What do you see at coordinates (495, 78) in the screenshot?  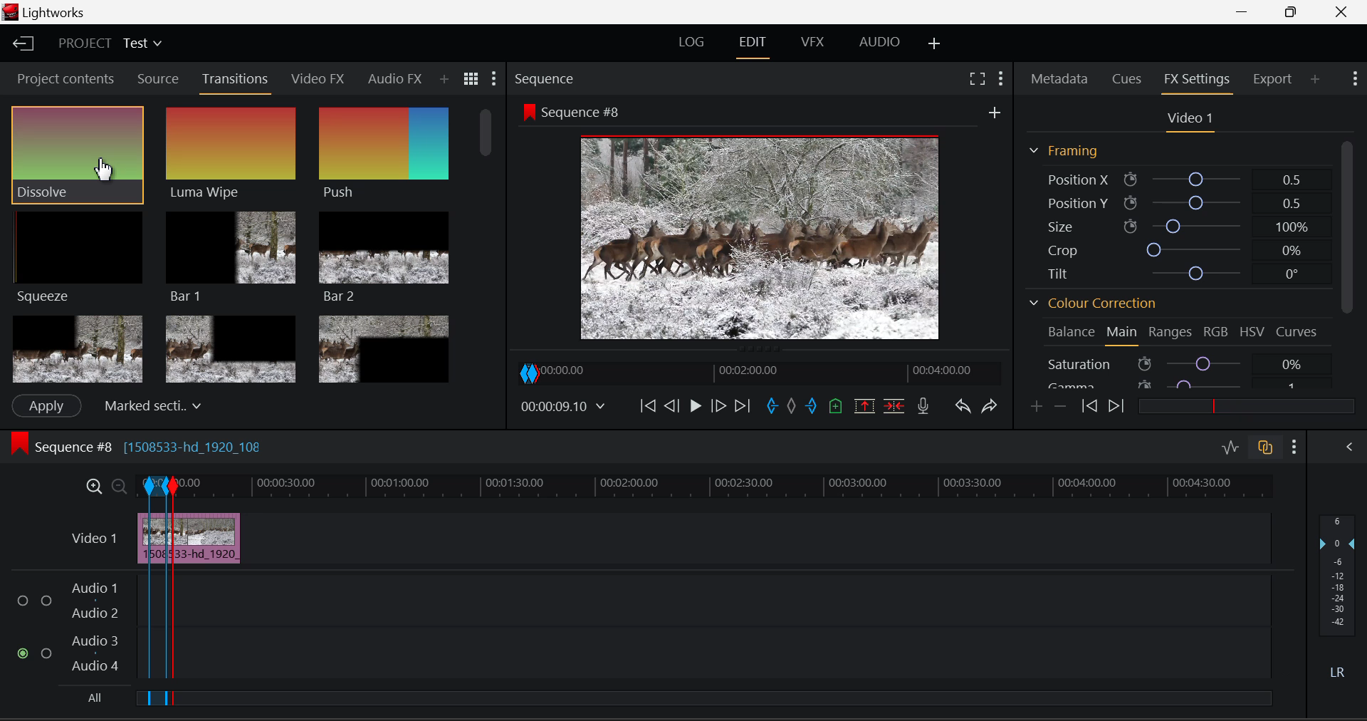 I see `Show Settings` at bounding box center [495, 78].